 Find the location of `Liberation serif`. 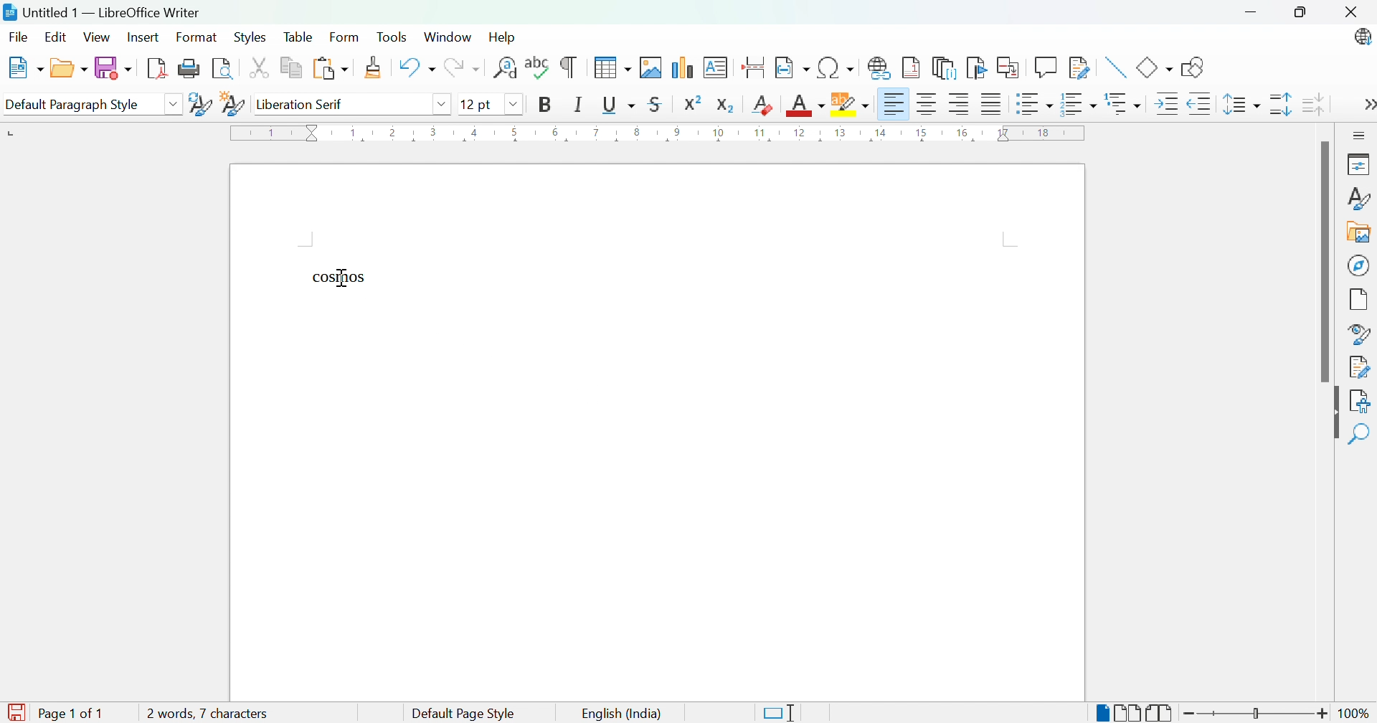

Liberation serif is located at coordinates (301, 105).